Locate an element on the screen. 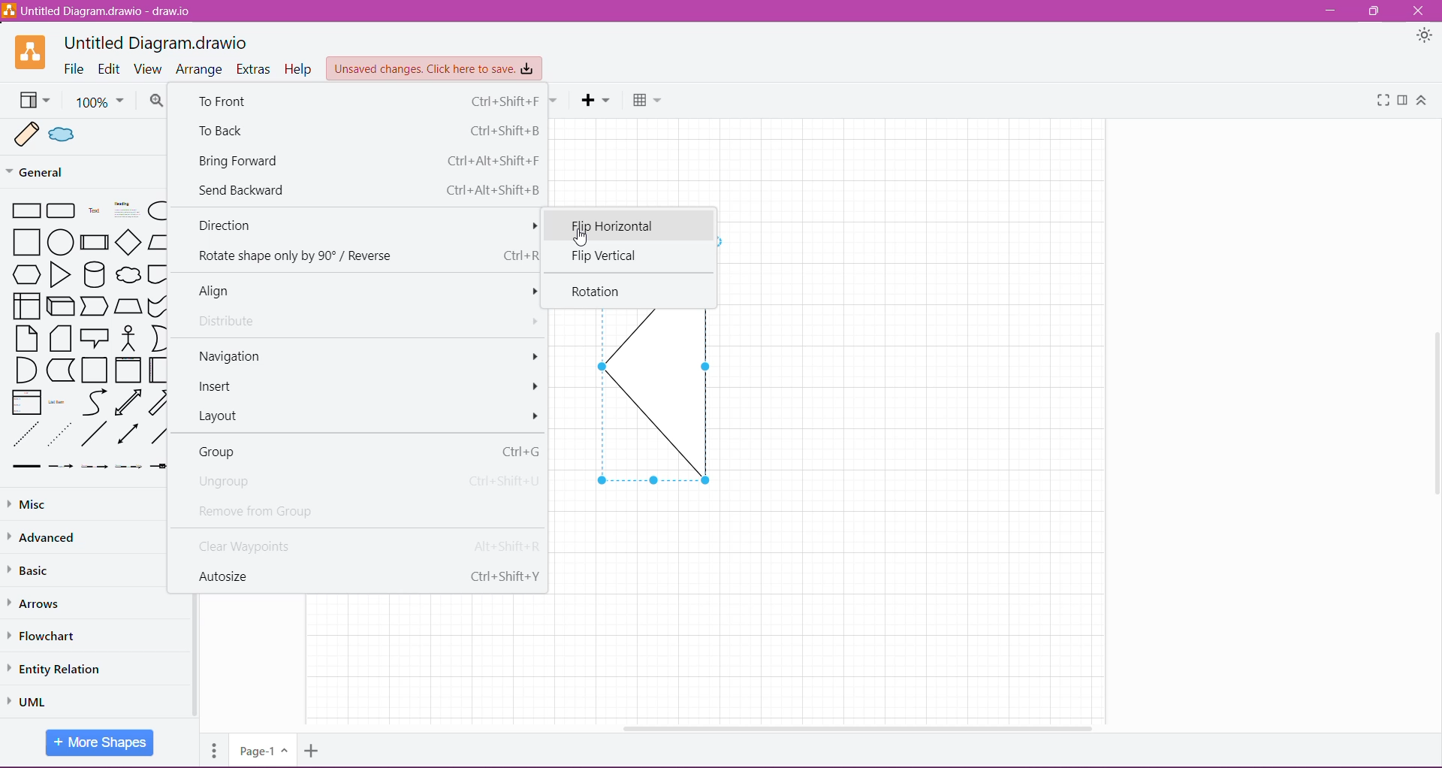  Rotate shape only by 90° / Reverse Ctrl+R is located at coordinates (367, 257).